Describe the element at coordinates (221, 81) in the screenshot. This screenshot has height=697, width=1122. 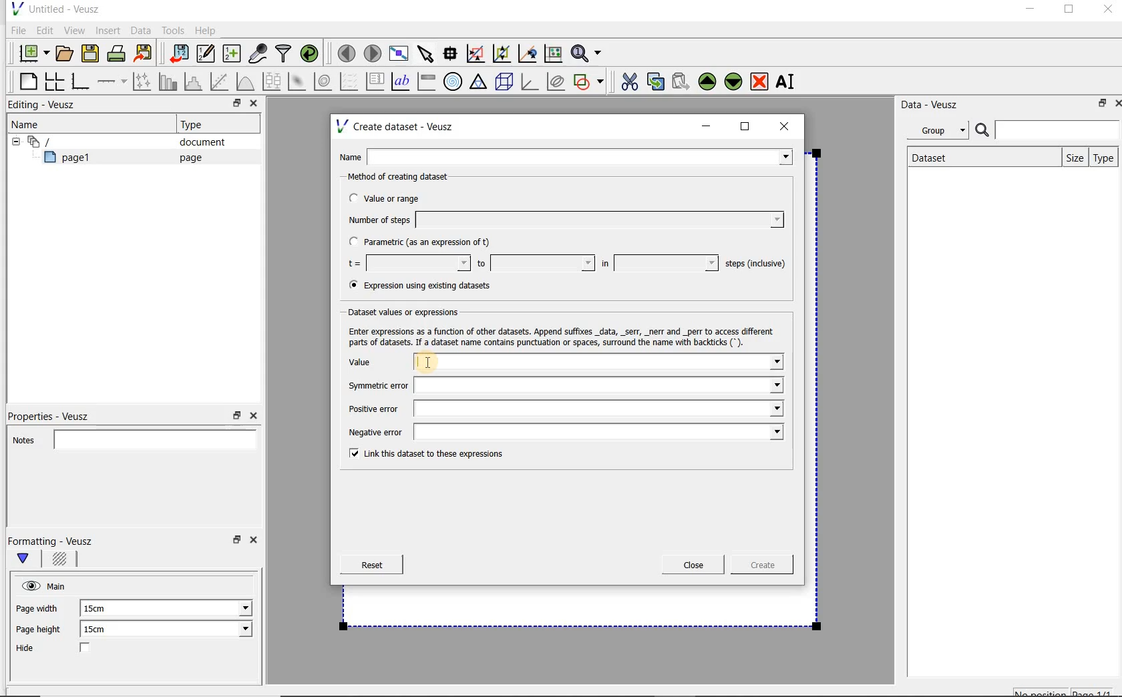
I see `Fit a function to data` at that location.